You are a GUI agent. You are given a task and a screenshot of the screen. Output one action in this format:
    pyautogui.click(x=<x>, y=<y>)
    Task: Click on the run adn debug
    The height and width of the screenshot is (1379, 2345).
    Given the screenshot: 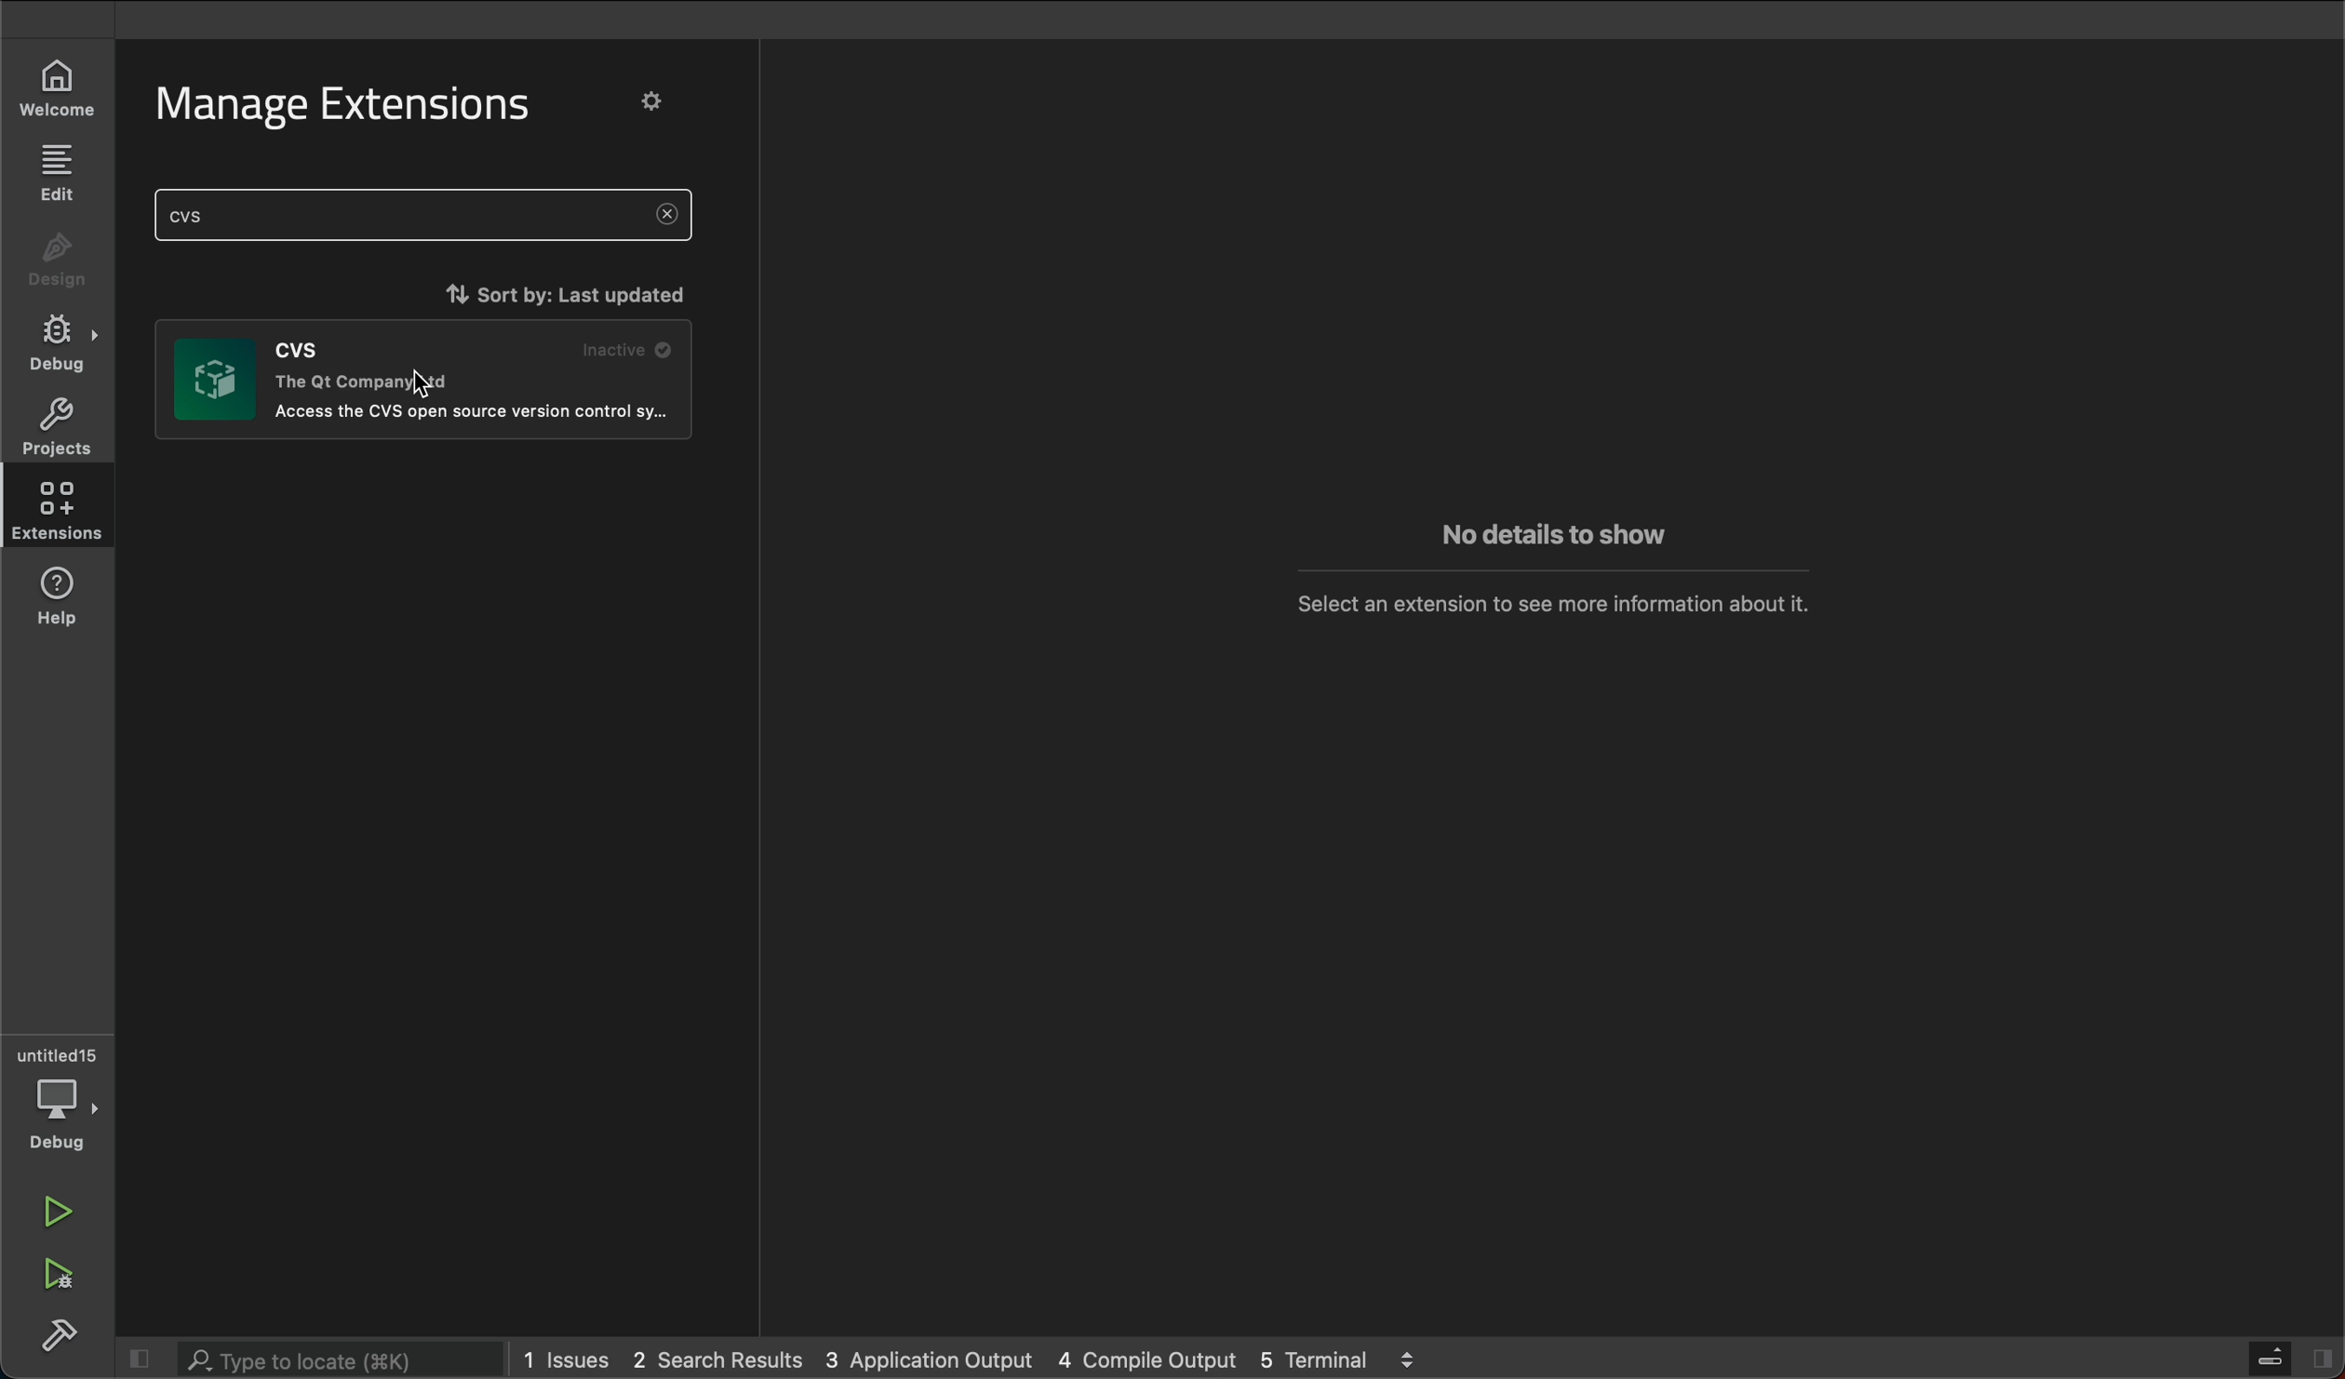 What is the action you would take?
    pyautogui.click(x=56, y=1275)
    